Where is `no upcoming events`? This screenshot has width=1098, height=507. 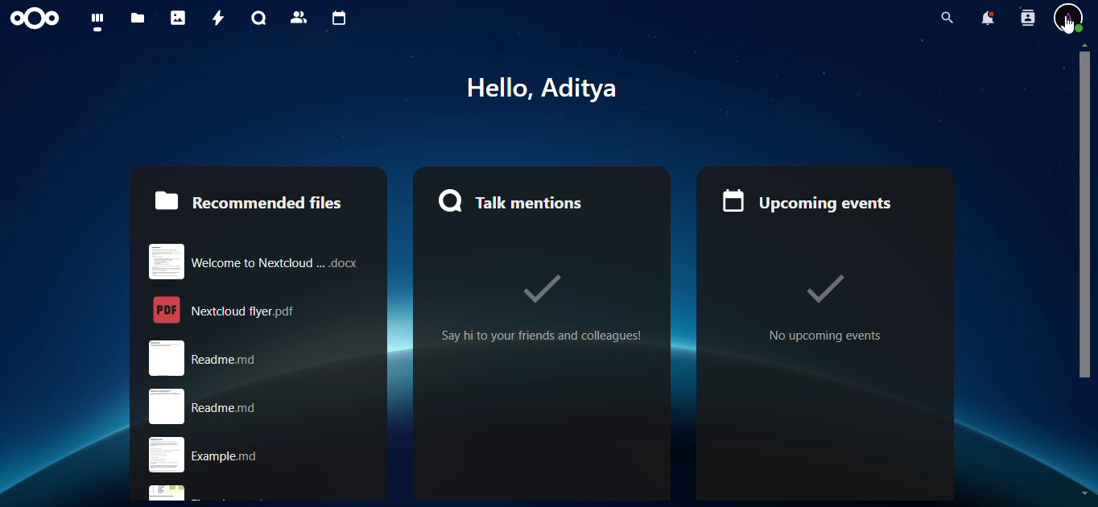 no upcoming events is located at coordinates (823, 304).